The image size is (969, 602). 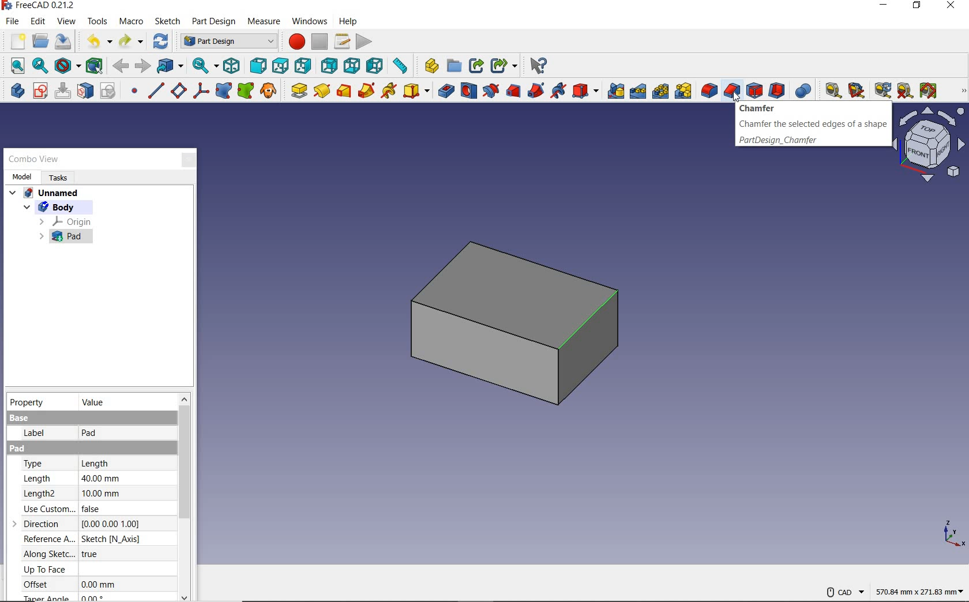 I want to click on undo, so click(x=97, y=42).